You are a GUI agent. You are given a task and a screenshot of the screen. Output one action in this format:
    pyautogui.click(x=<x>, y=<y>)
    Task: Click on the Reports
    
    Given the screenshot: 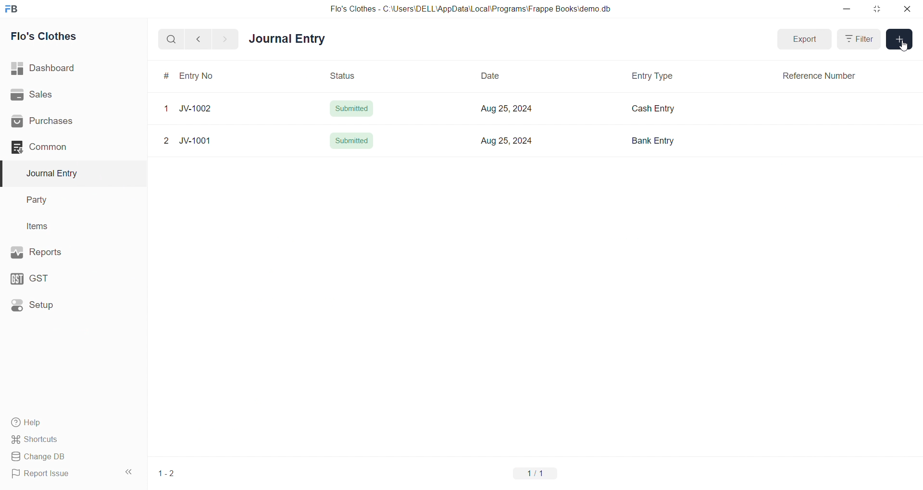 What is the action you would take?
    pyautogui.click(x=67, y=251)
    